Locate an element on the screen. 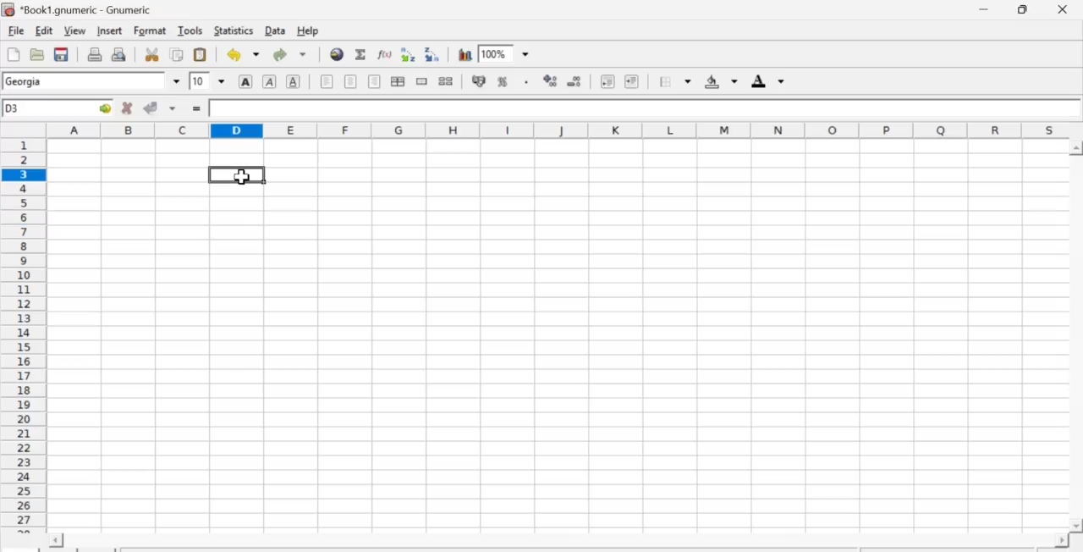  Print is located at coordinates (93, 54).